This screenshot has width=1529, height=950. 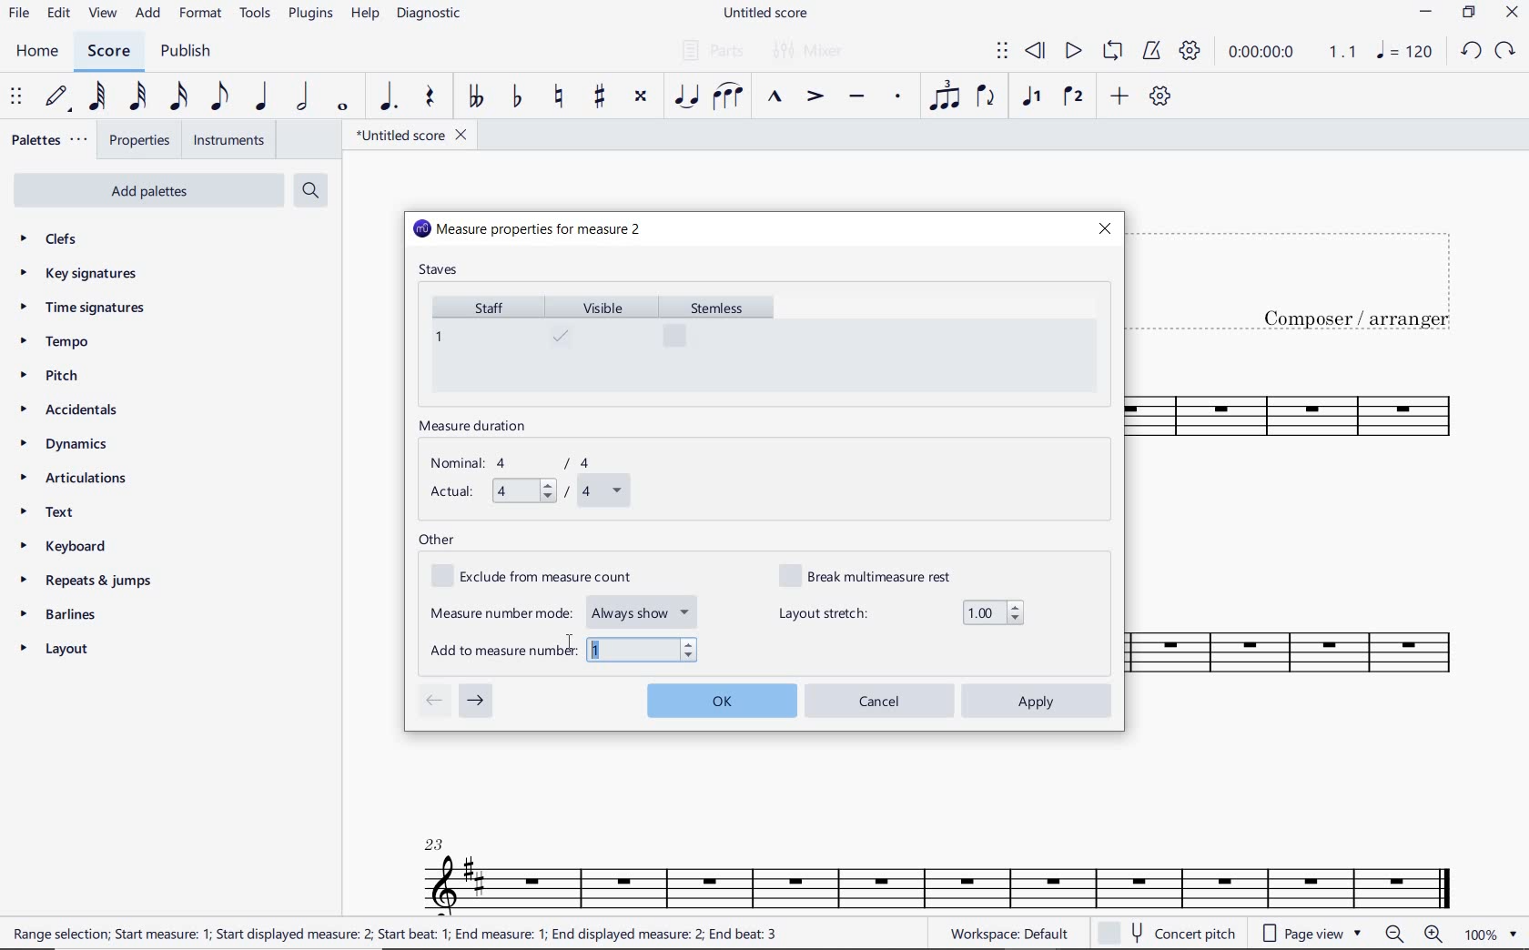 What do you see at coordinates (340, 106) in the screenshot?
I see `WHOLE NOTE` at bounding box center [340, 106].